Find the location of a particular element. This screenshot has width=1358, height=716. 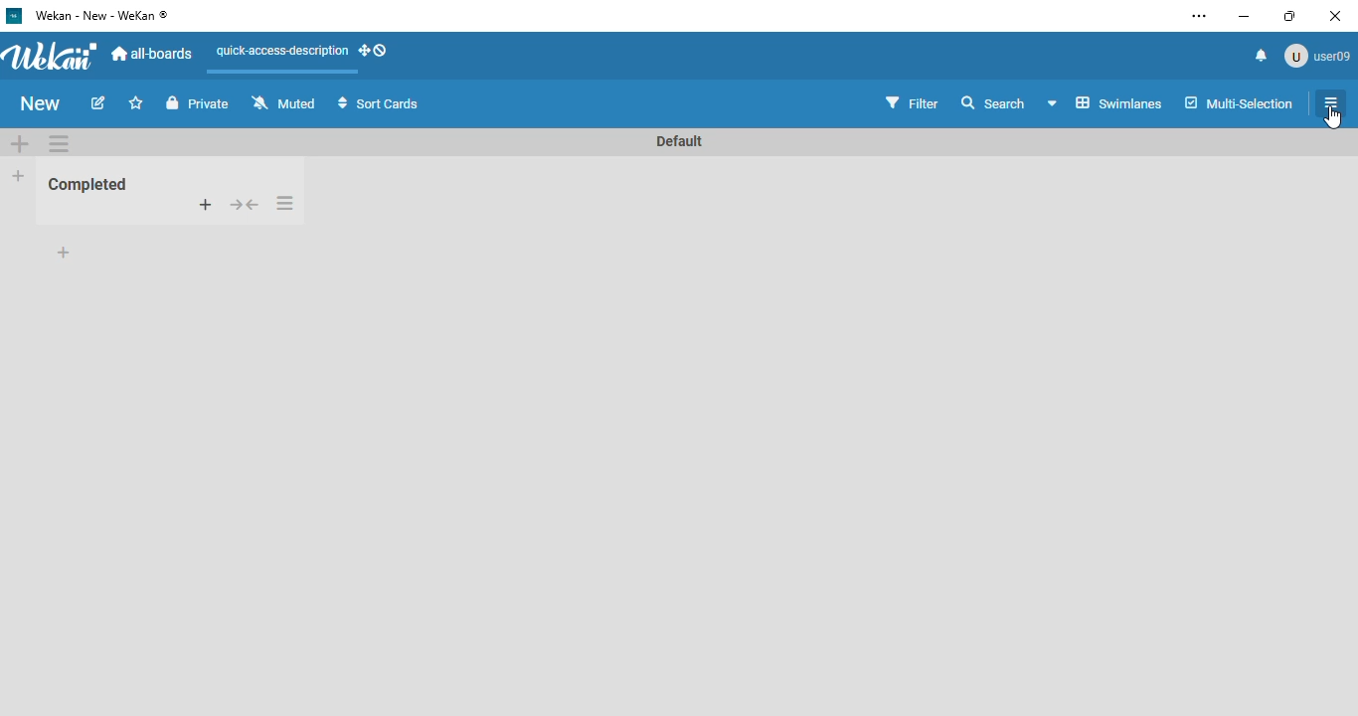

private is located at coordinates (198, 102).